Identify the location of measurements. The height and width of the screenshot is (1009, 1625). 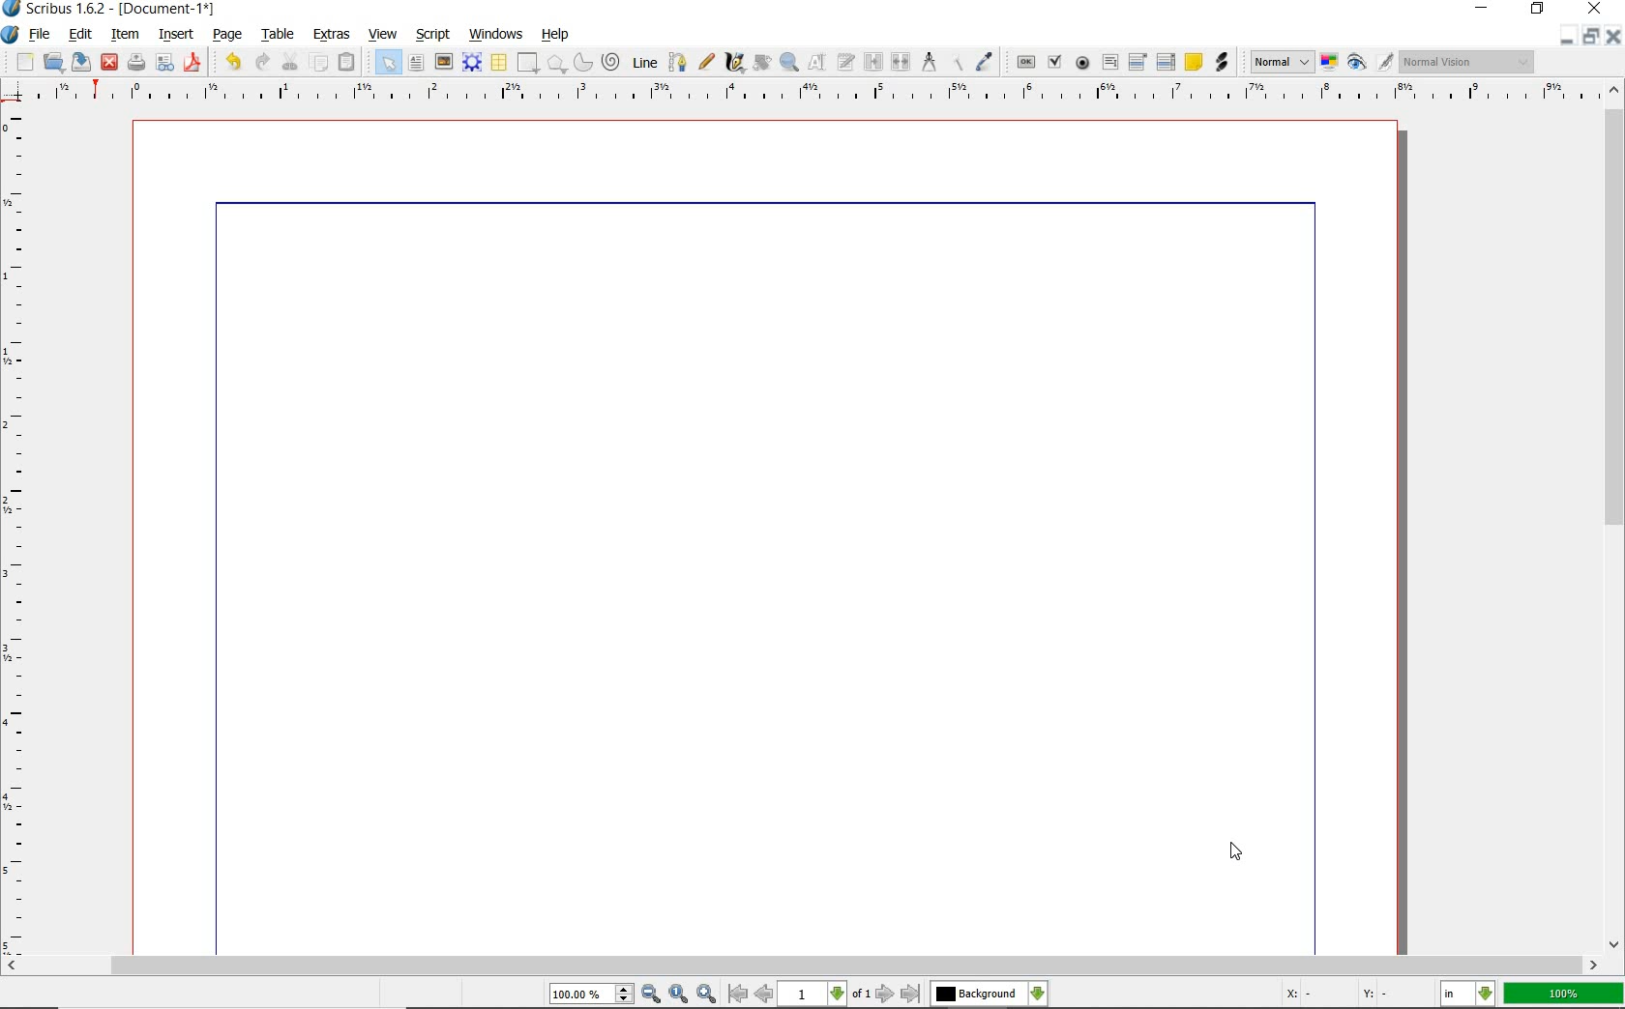
(928, 62).